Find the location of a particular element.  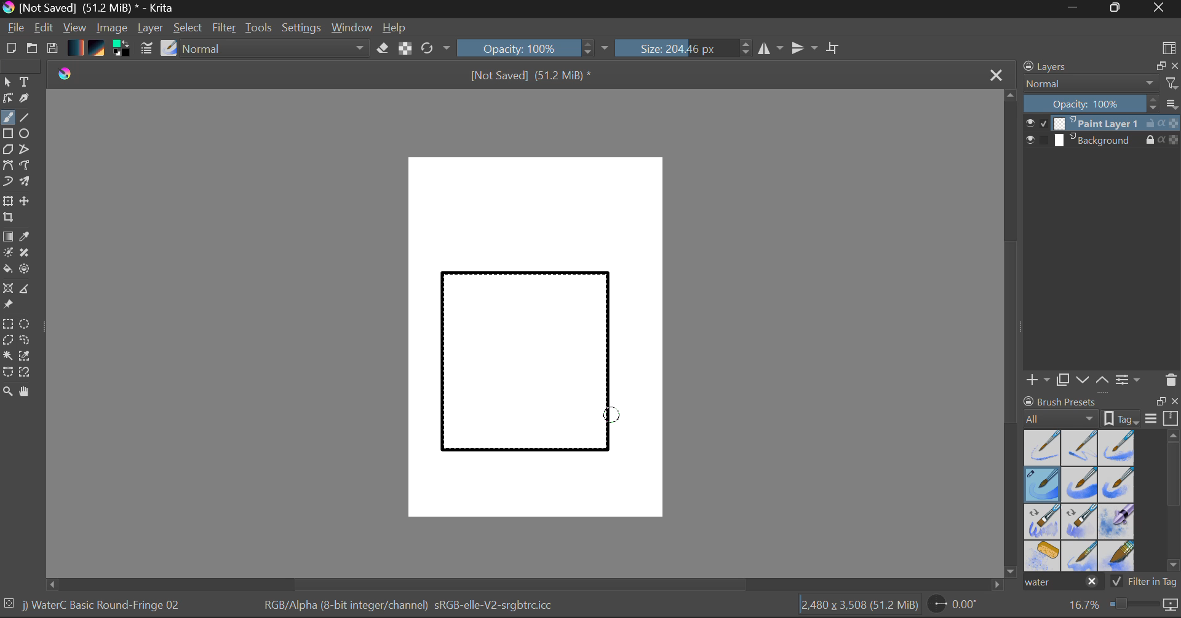

Gradient is located at coordinates (74, 47).